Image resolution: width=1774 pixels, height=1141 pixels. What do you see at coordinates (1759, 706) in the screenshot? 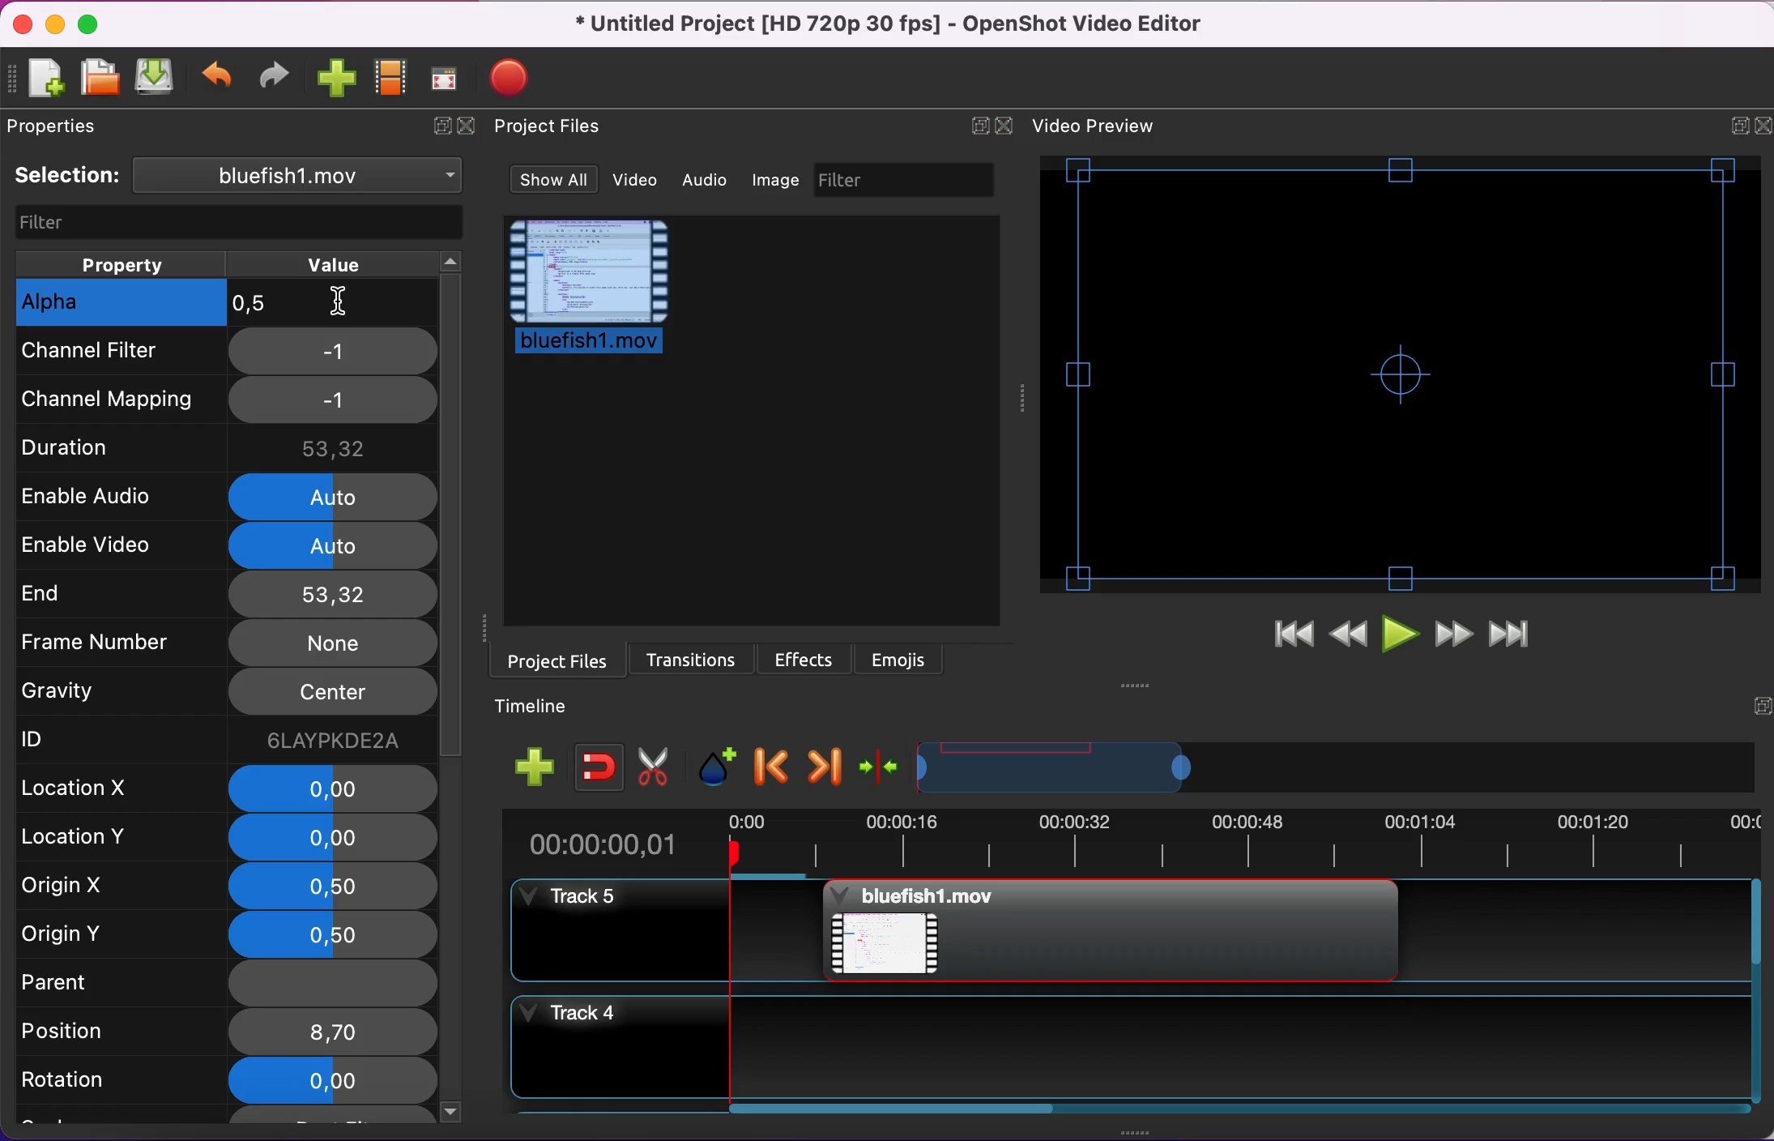
I see `expand/hide` at bounding box center [1759, 706].